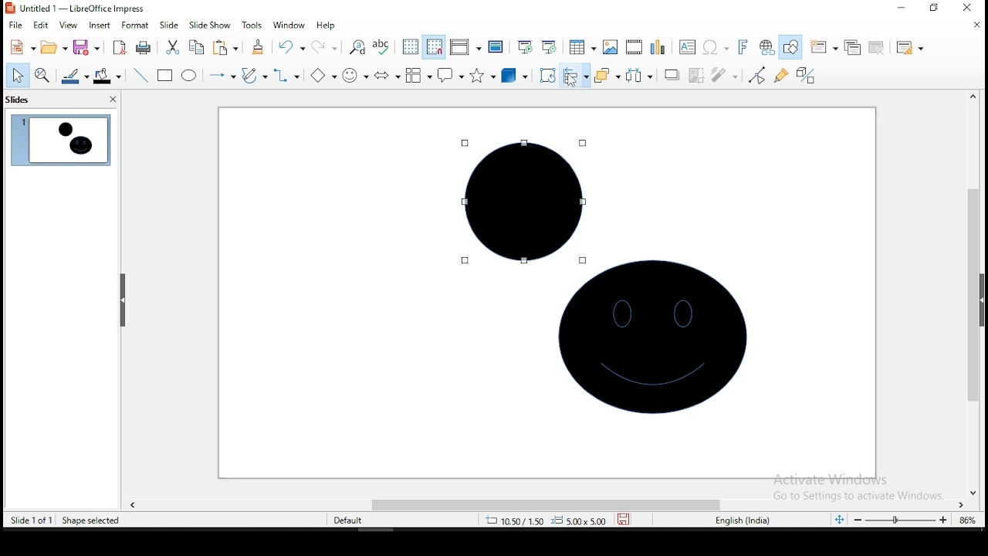  I want to click on paste, so click(225, 49).